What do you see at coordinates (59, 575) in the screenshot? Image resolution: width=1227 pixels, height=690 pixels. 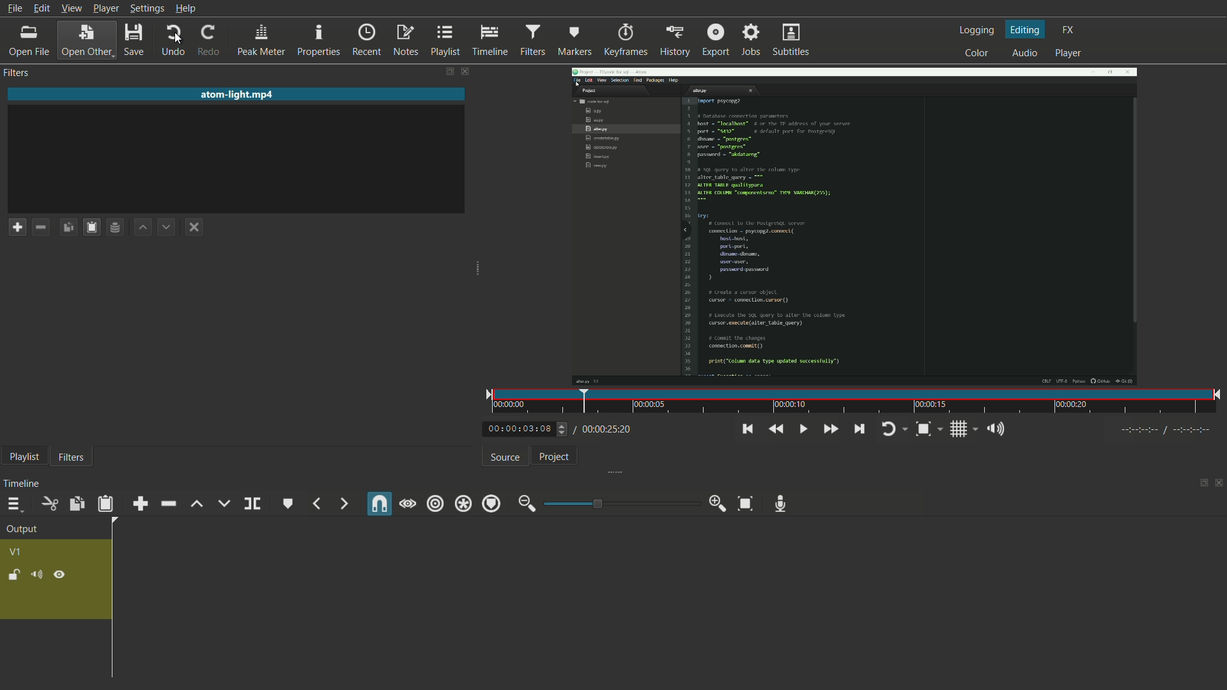 I see `link` at bounding box center [59, 575].